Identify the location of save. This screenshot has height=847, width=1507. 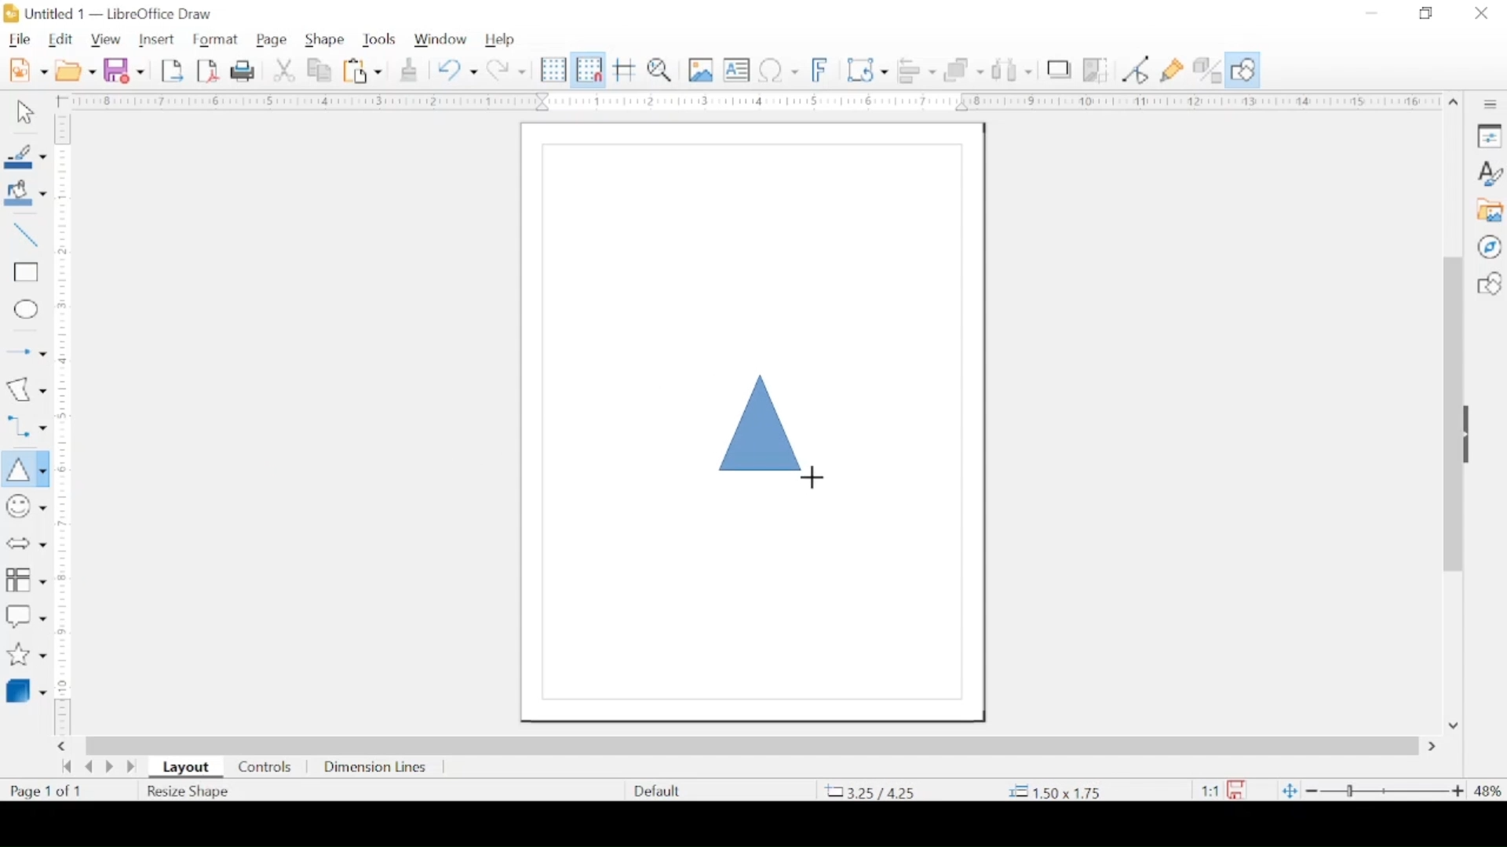
(125, 69).